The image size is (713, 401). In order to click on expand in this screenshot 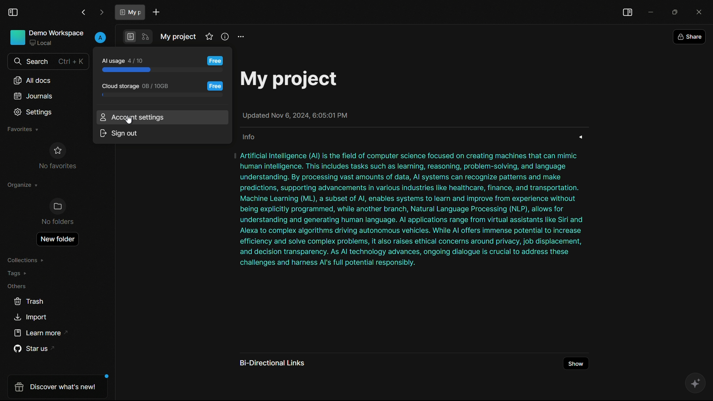, I will do `click(581, 137)`.